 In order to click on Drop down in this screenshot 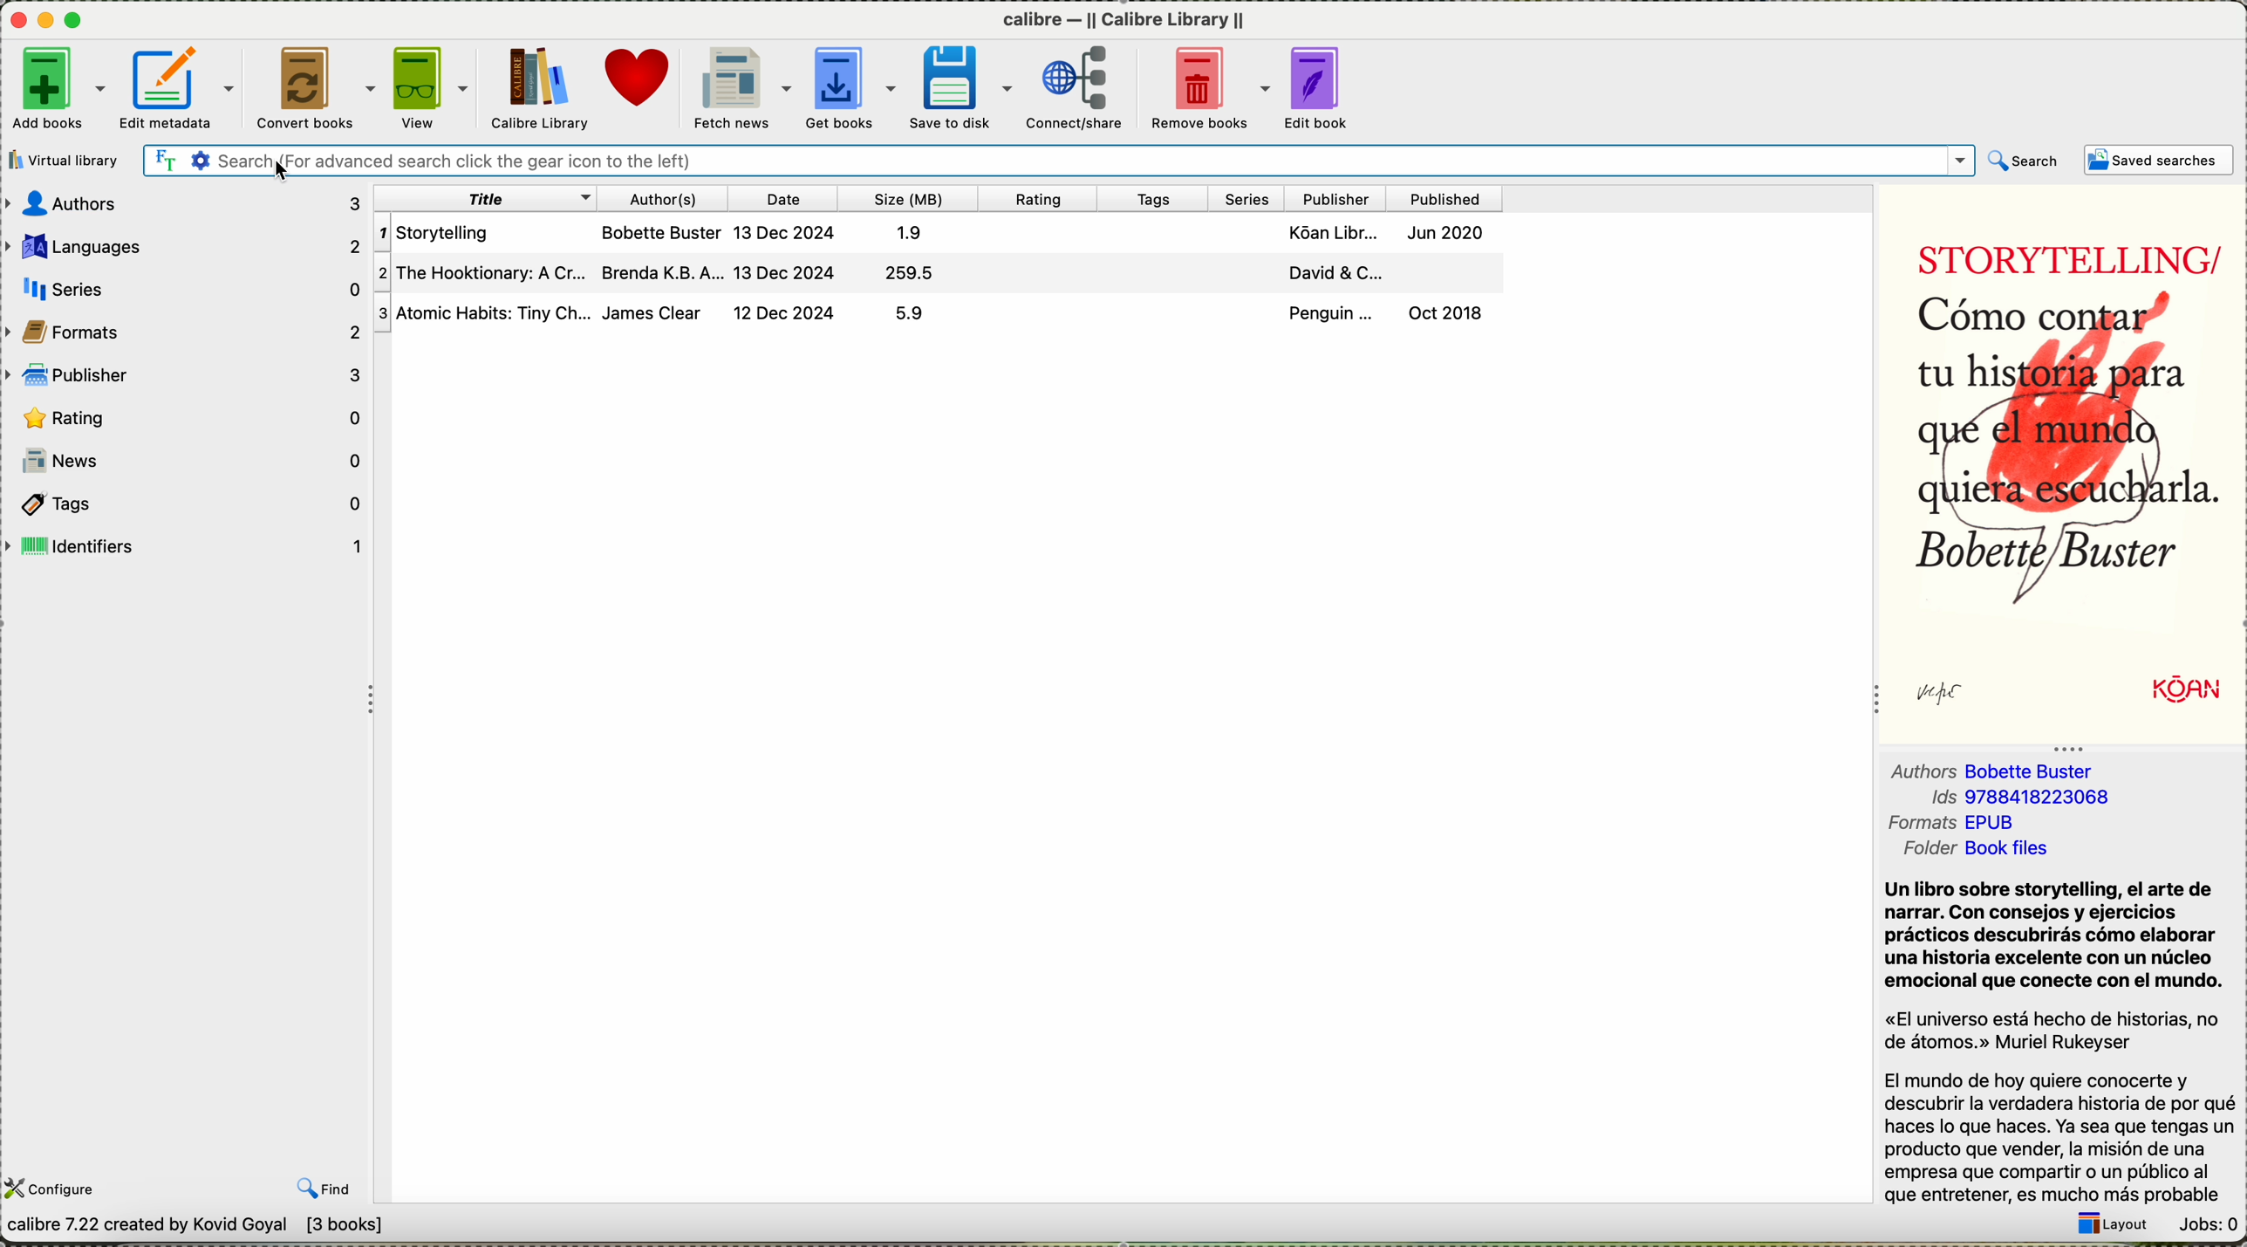, I will do `click(1957, 161)`.